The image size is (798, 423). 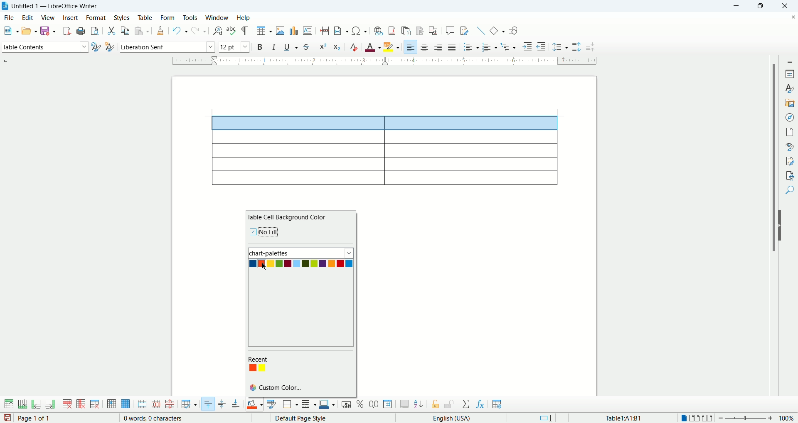 I want to click on properties, so click(x=790, y=73).